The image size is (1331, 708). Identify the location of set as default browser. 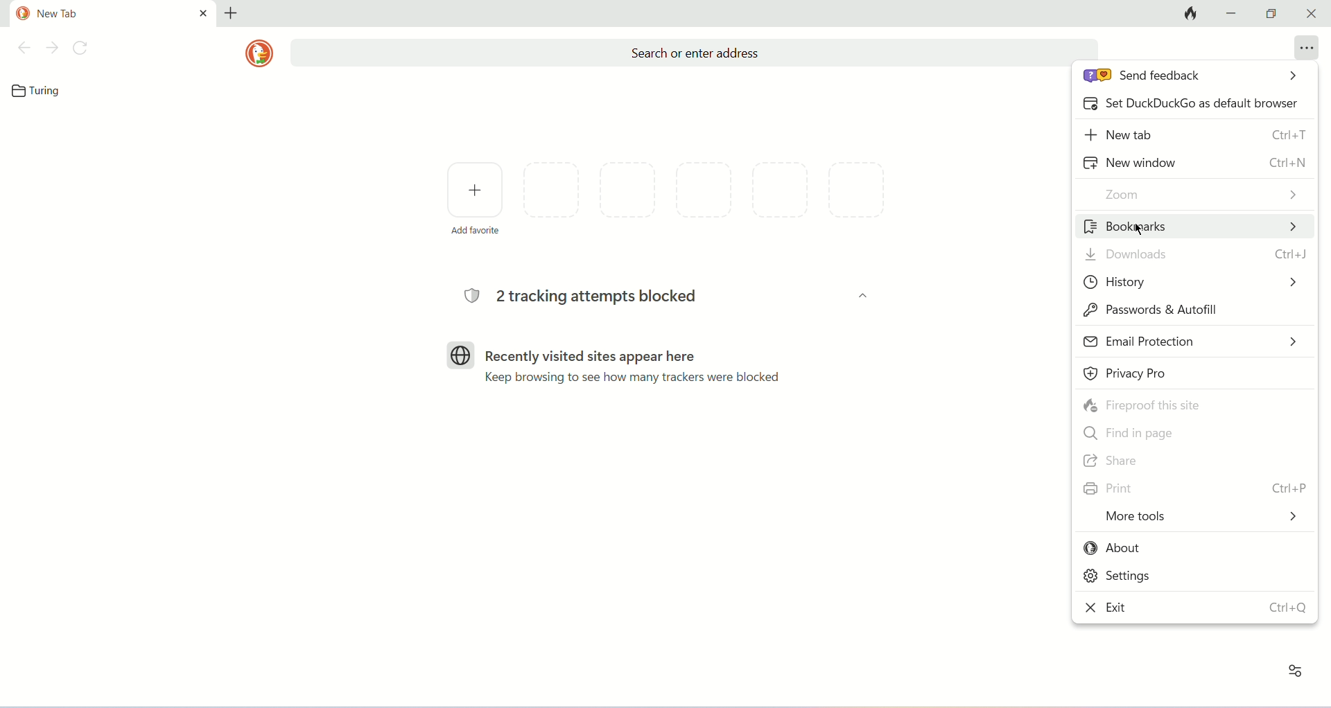
(1195, 107).